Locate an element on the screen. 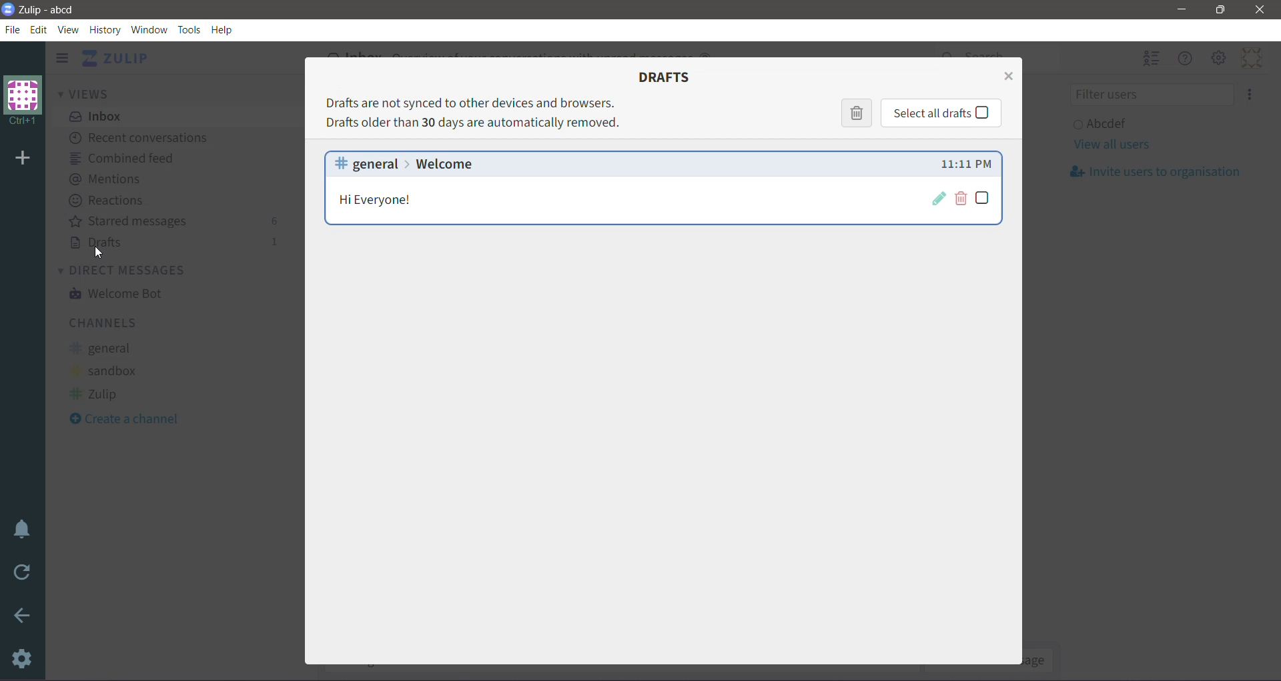 This screenshot has width=1281, height=681. Window is located at coordinates (149, 29).